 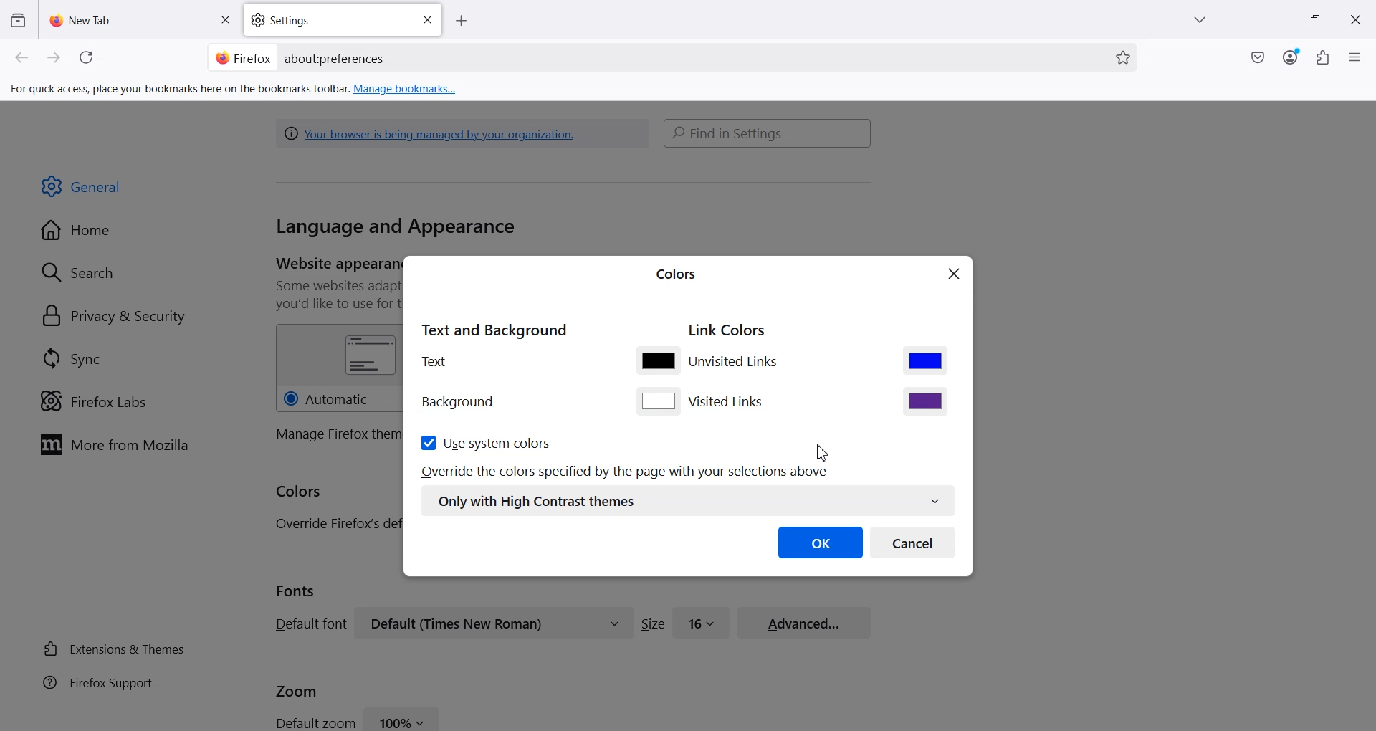 What do you see at coordinates (1273, 21) in the screenshot?
I see `Minimize` at bounding box center [1273, 21].